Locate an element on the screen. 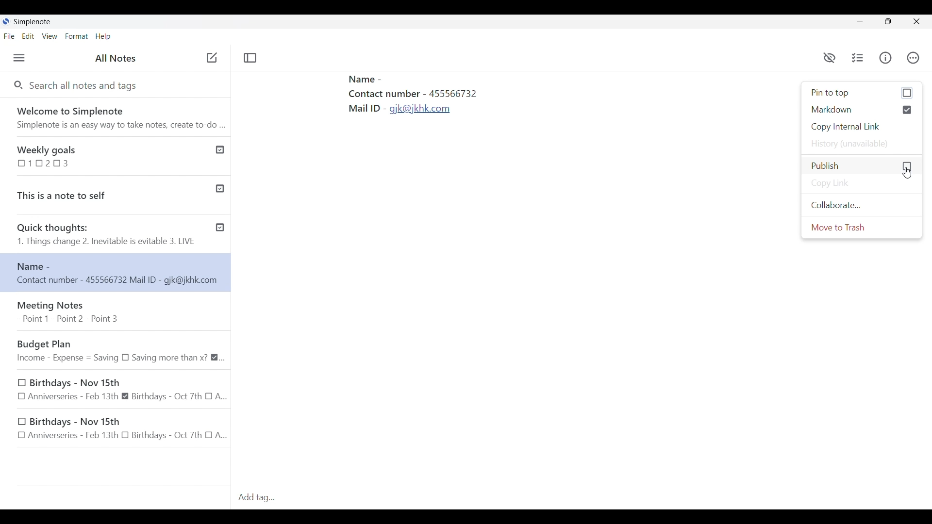 This screenshot has height=524, width=932. Add new note is located at coordinates (212, 57).